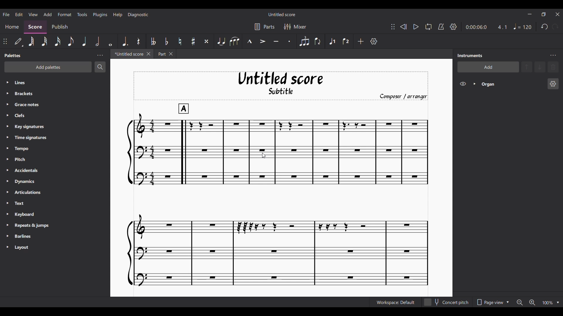 The width and height of the screenshot is (563, 316). I want to click on Marcato, so click(250, 42).